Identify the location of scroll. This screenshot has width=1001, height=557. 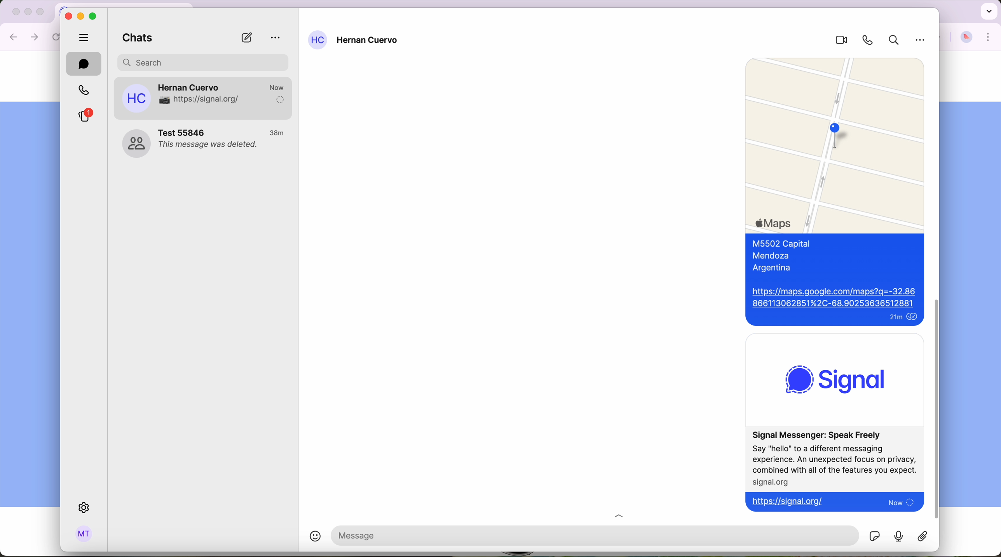
(936, 408).